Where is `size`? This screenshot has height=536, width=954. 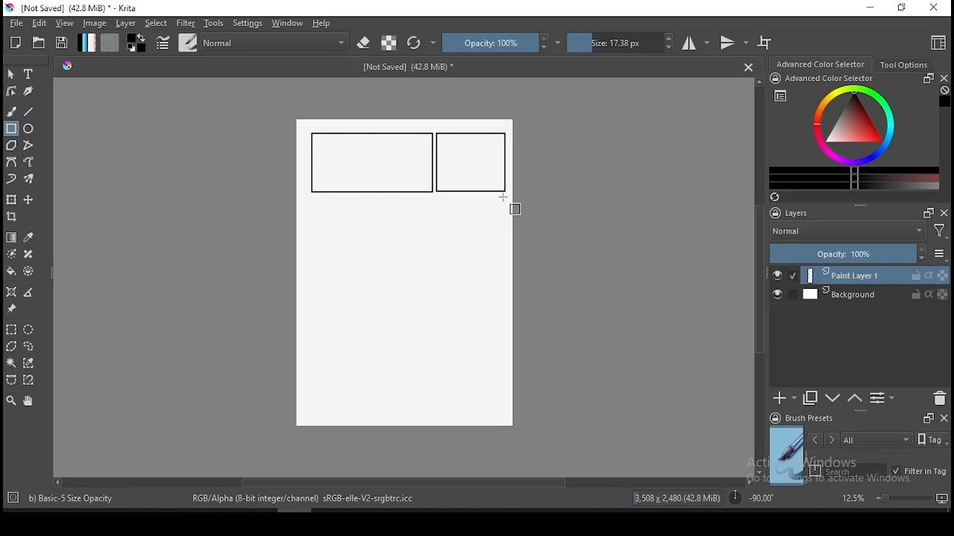 size is located at coordinates (621, 42).